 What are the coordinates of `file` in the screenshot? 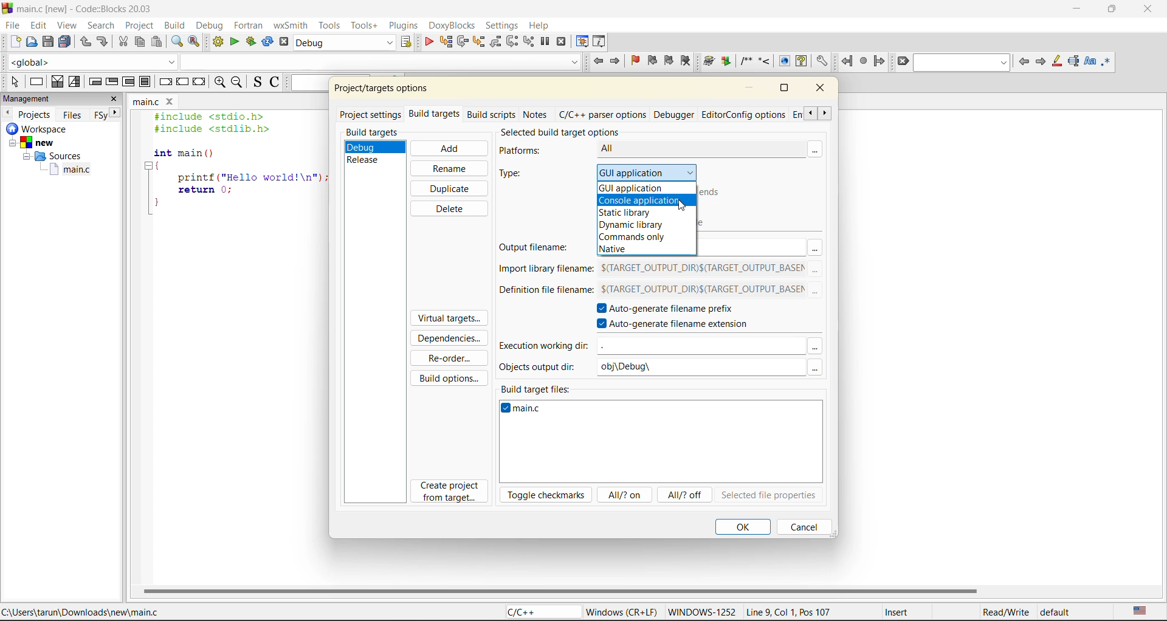 It's located at (13, 27).